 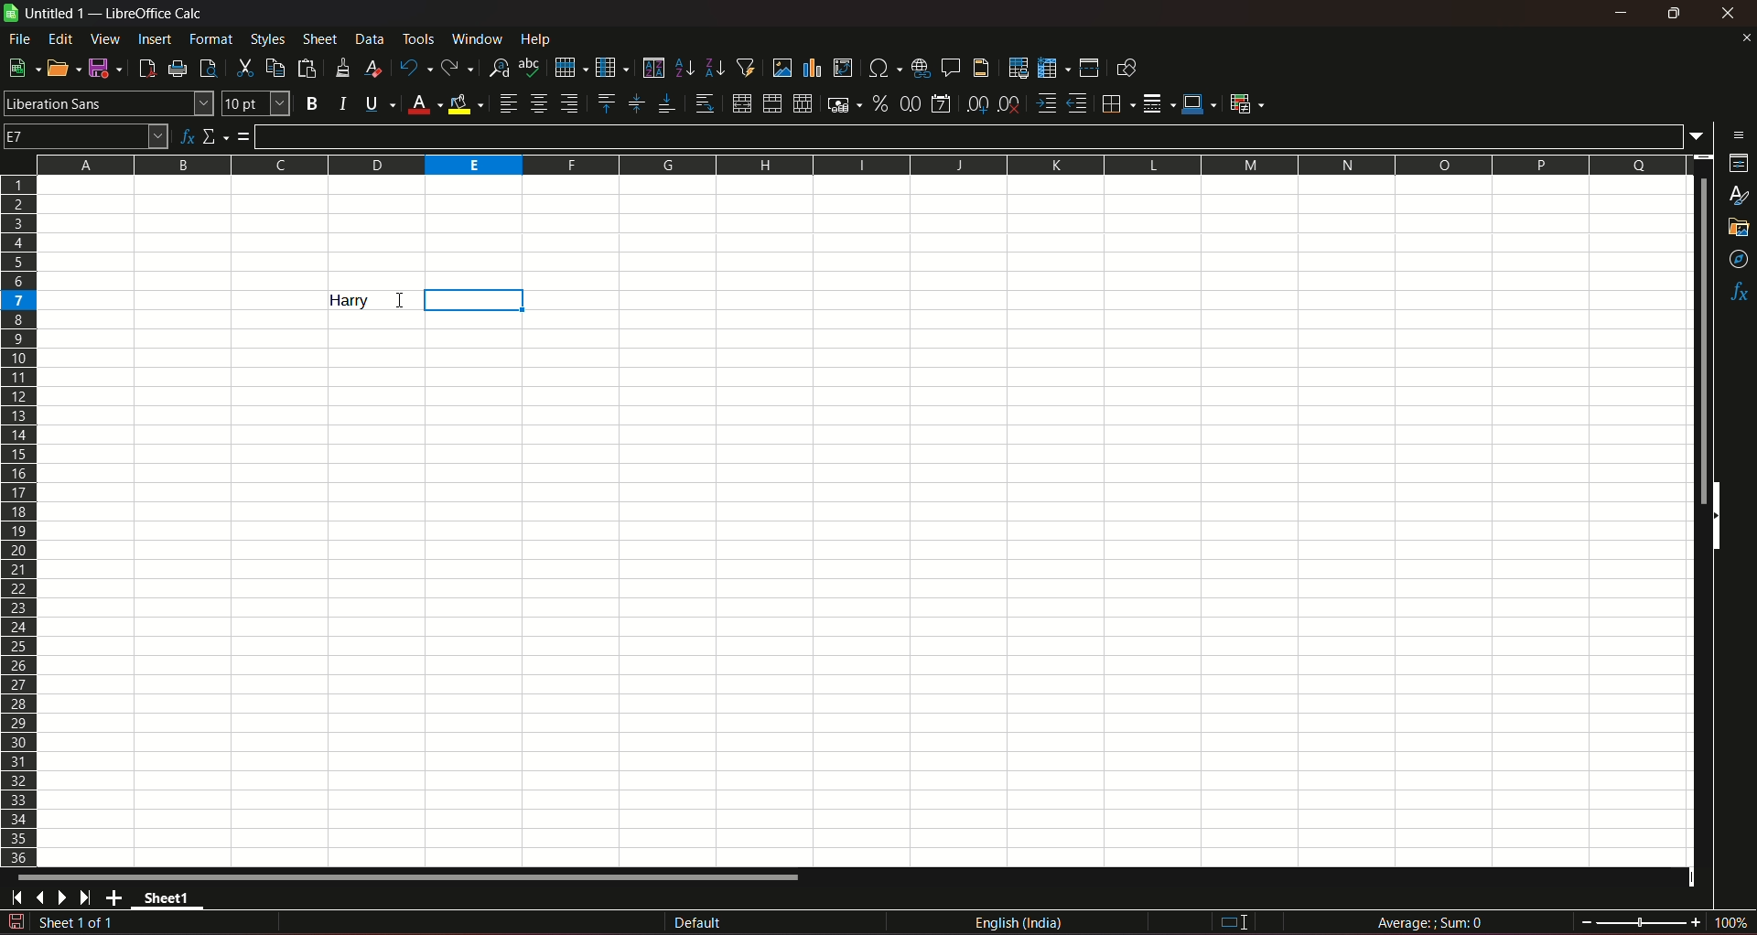 I want to click on border styles, so click(x=1157, y=104).